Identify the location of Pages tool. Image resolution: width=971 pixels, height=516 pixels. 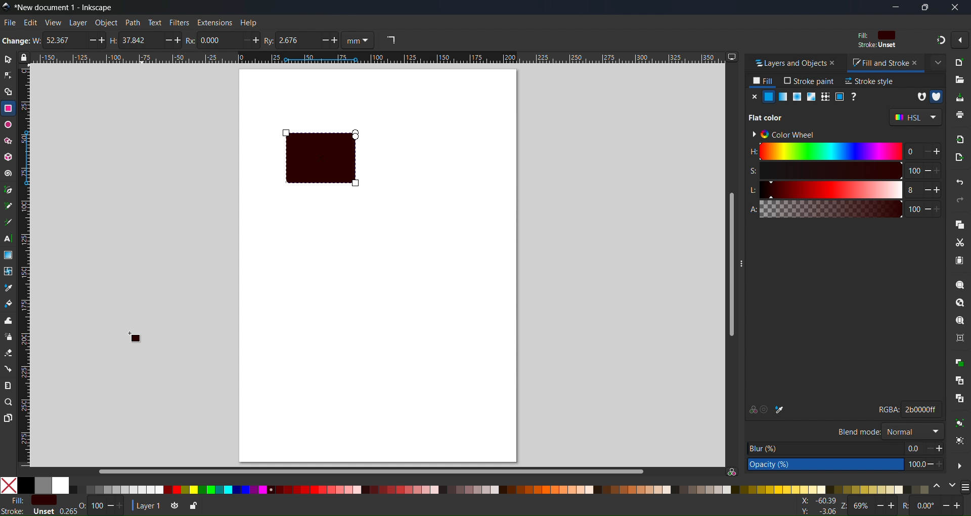
(9, 417).